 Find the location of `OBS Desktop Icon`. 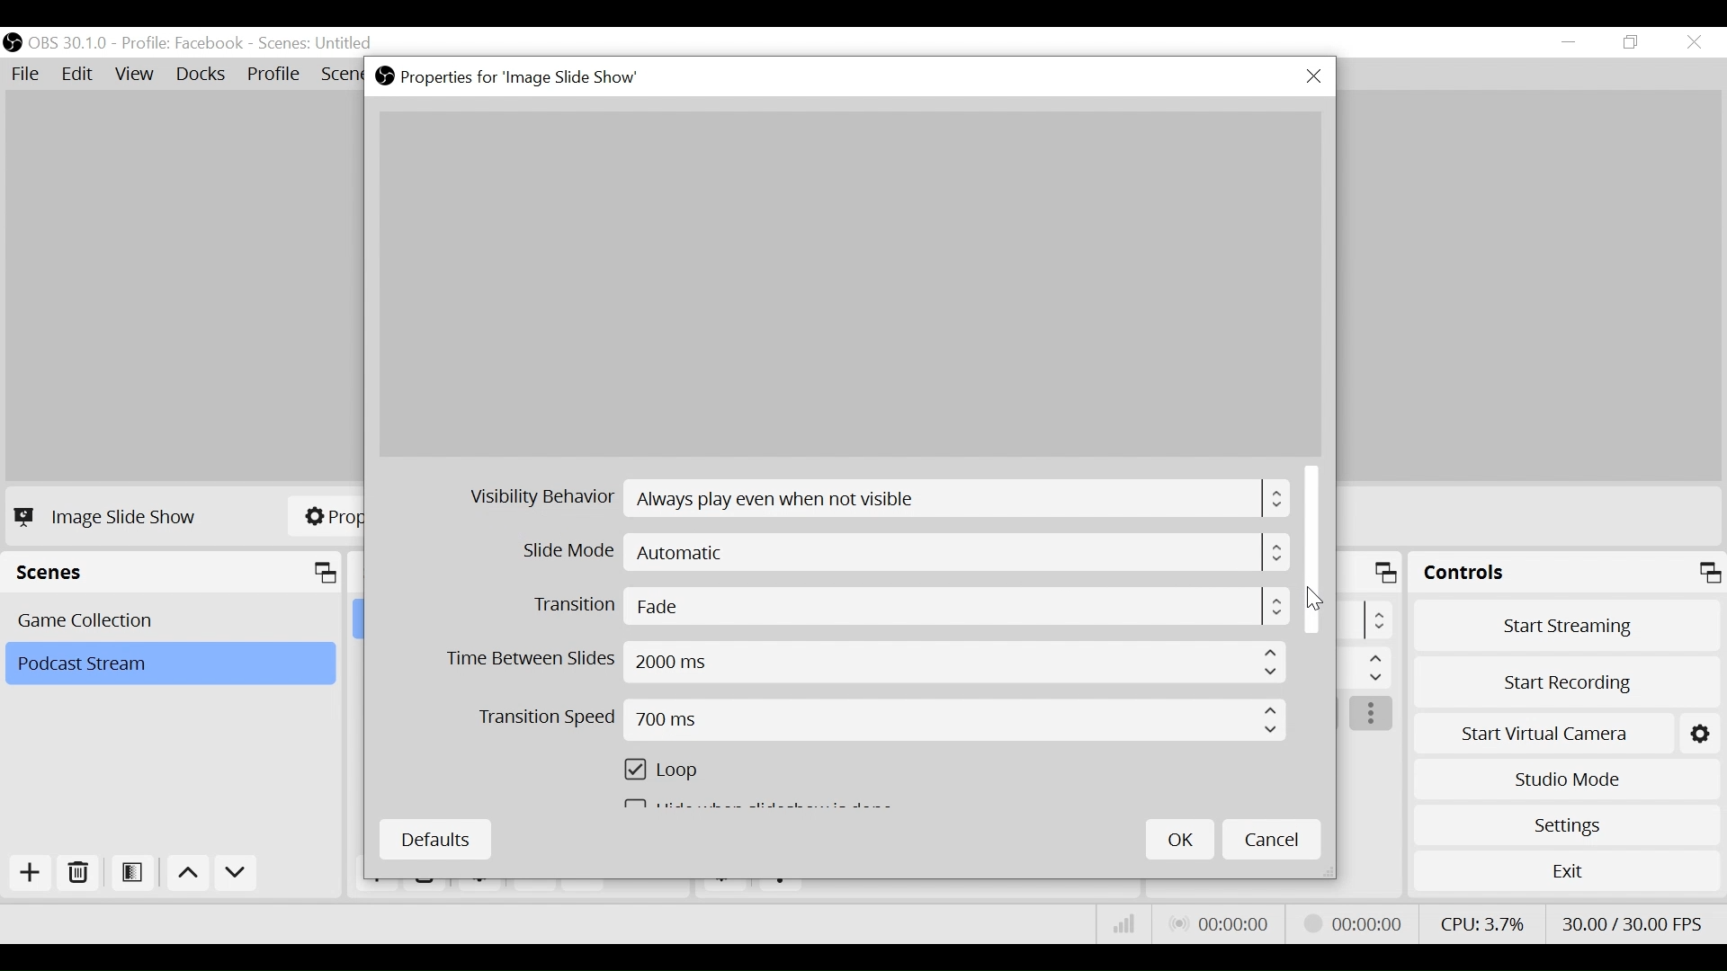

OBS Desktop Icon is located at coordinates (13, 42).